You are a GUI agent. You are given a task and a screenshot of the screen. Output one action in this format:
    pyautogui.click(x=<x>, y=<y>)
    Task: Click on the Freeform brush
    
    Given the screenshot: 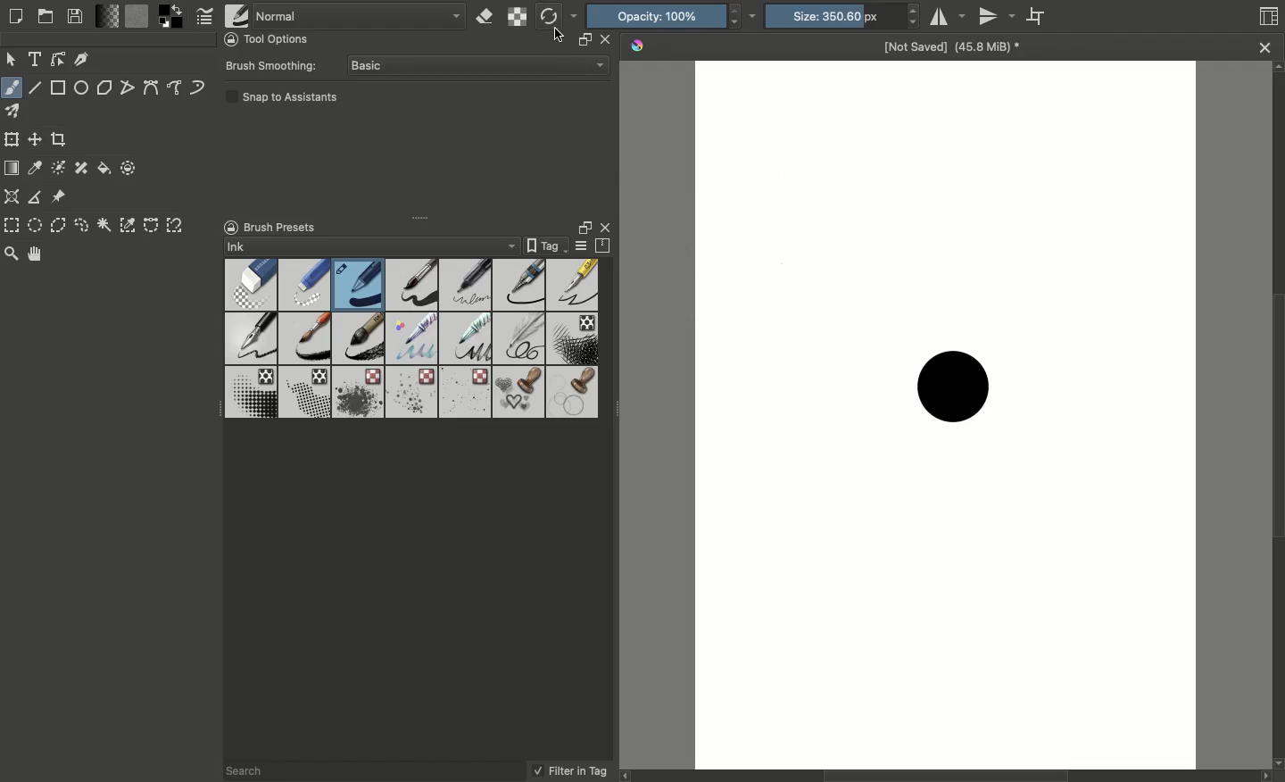 What is the action you would take?
    pyautogui.click(x=12, y=85)
    